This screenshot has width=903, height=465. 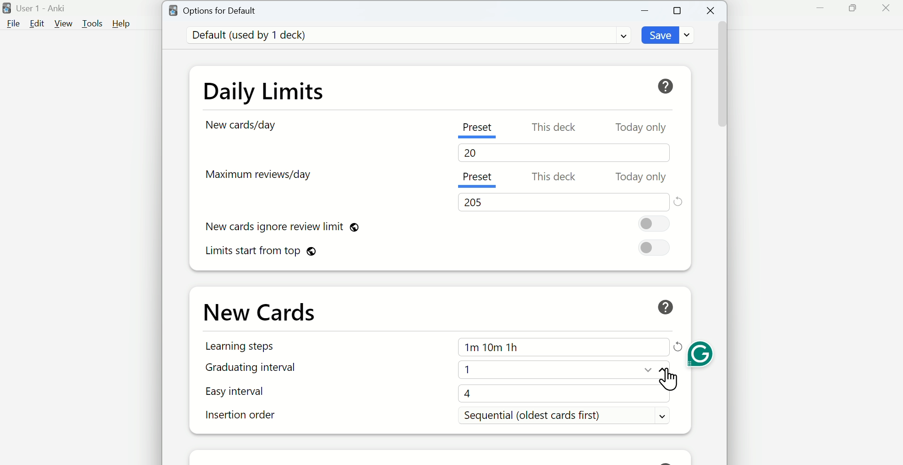 I want to click on Edit, so click(x=36, y=25).